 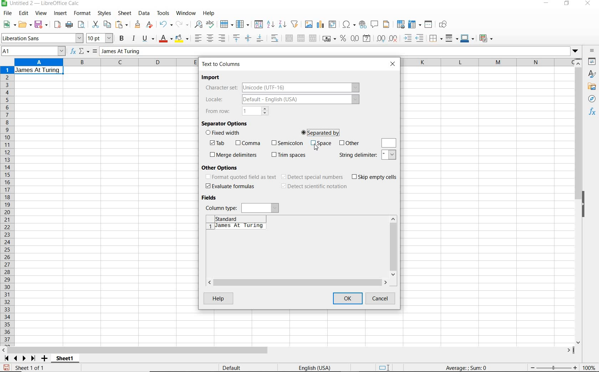 What do you see at coordinates (107, 25) in the screenshot?
I see `copy` at bounding box center [107, 25].